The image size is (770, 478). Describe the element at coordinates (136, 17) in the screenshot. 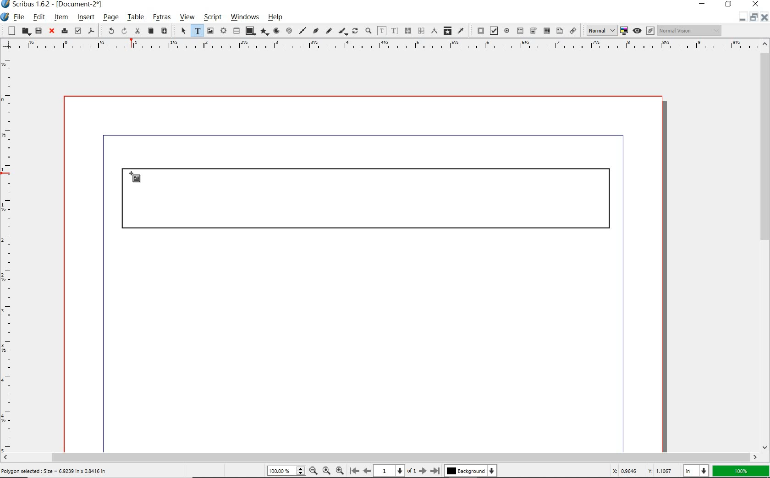

I see `table` at that location.